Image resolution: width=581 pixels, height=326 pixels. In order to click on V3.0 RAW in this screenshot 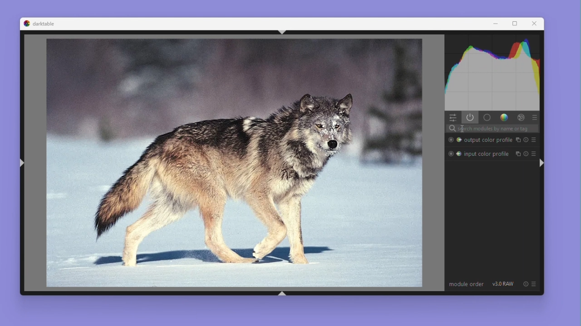, I will do `click(503, 284)`.